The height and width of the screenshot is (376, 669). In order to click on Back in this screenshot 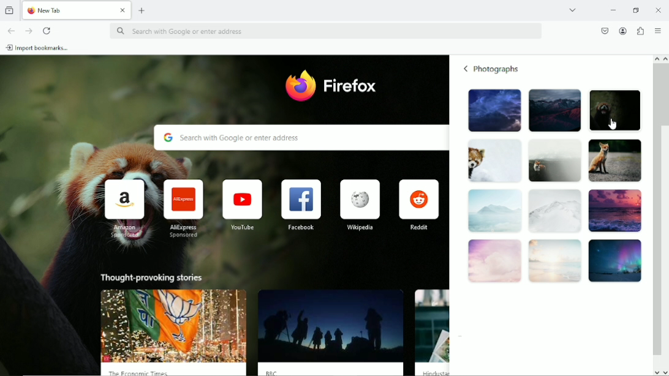, I will do `click(466, 69)`.